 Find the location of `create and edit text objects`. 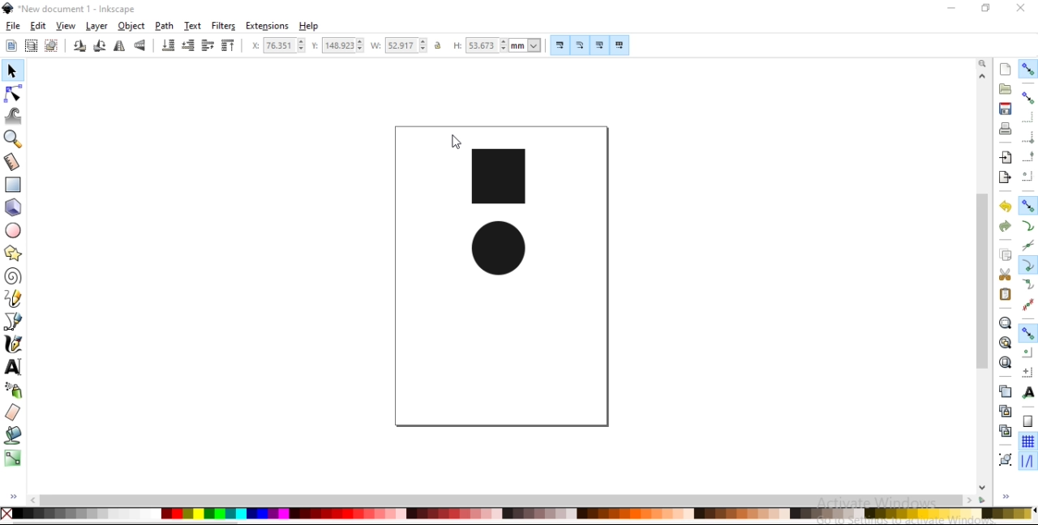

create and edit text objects is located at coordinates (13, 366).